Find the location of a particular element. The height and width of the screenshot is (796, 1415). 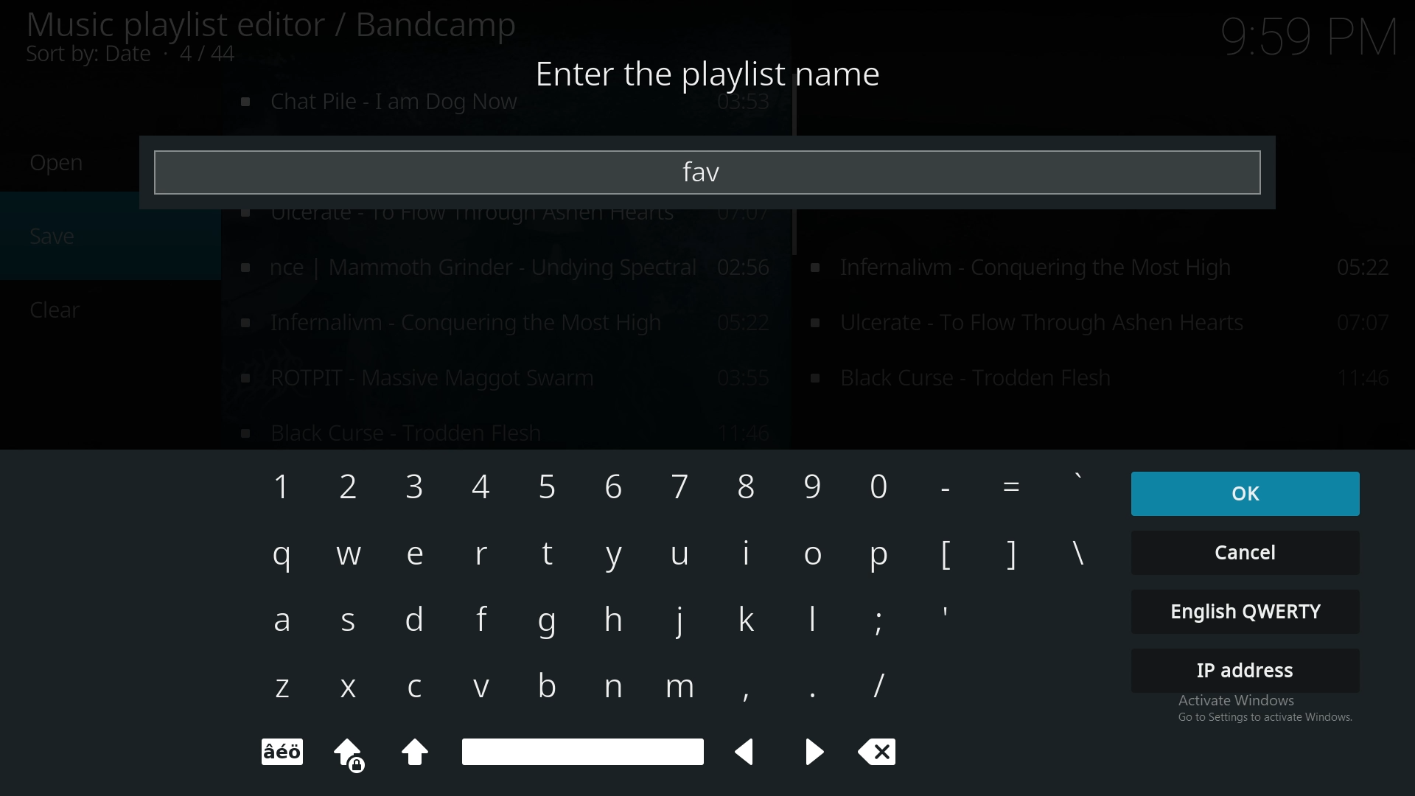

keyboard input is located at coordinates (618, 618).